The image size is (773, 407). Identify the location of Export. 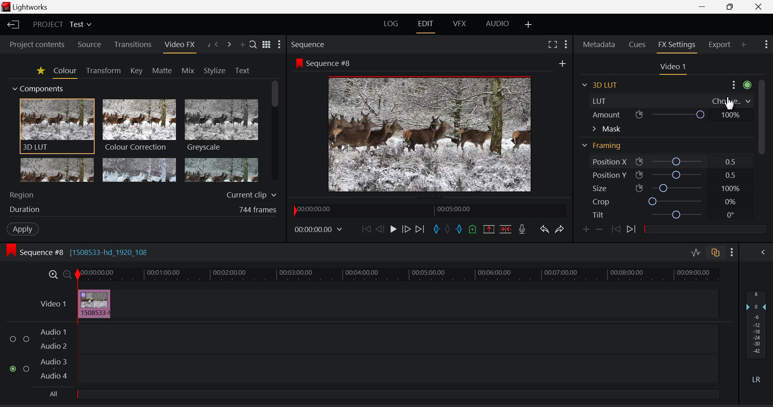
(718, 46).